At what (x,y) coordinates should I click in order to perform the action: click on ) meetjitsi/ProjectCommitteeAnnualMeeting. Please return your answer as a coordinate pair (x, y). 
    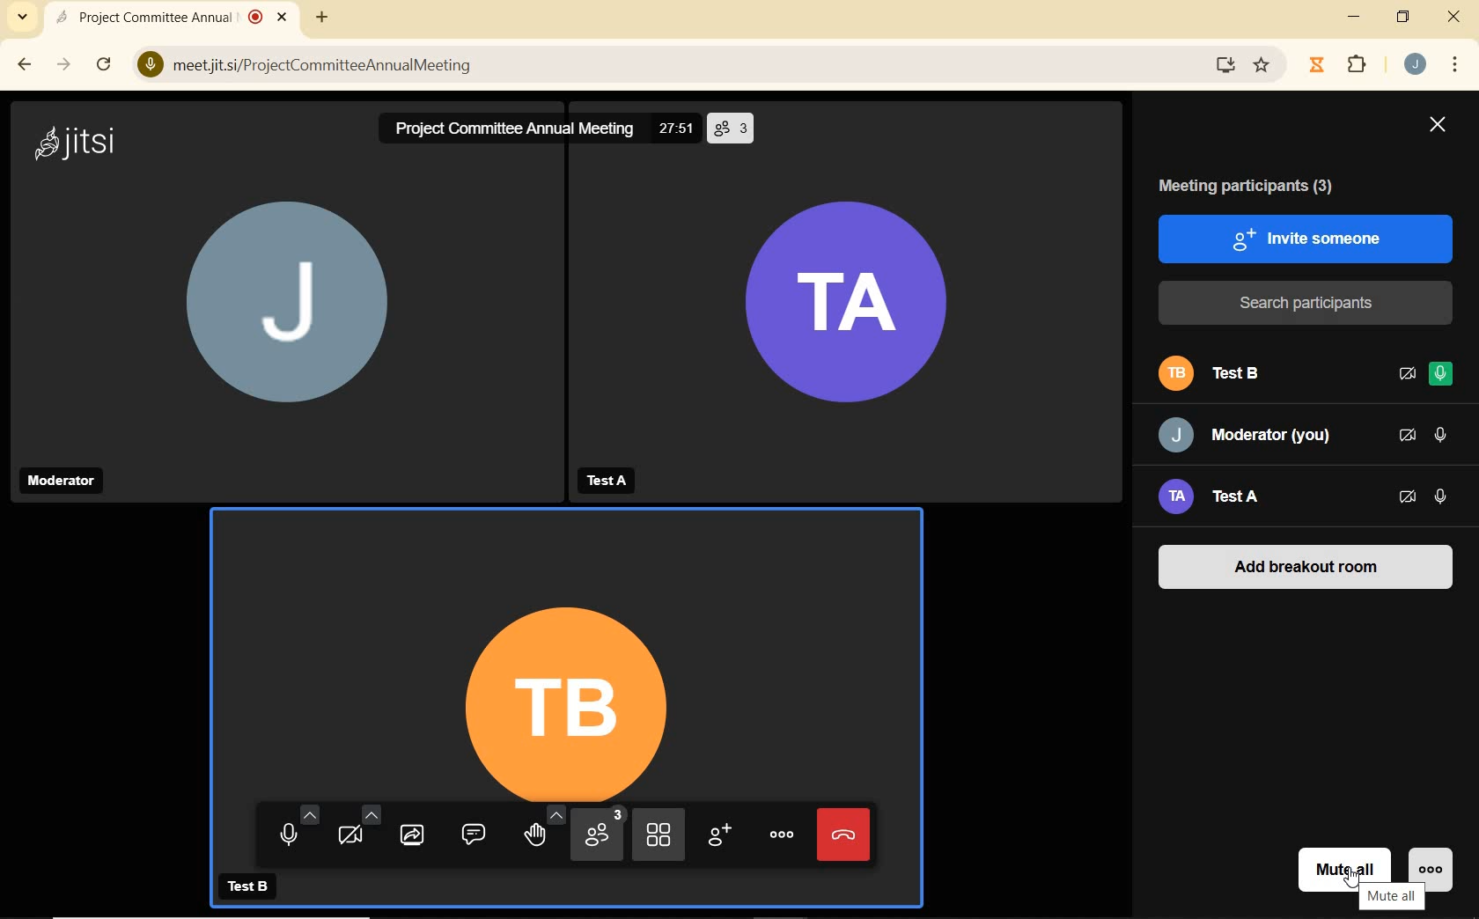
    Looking at the image, I should click on (669, 69).